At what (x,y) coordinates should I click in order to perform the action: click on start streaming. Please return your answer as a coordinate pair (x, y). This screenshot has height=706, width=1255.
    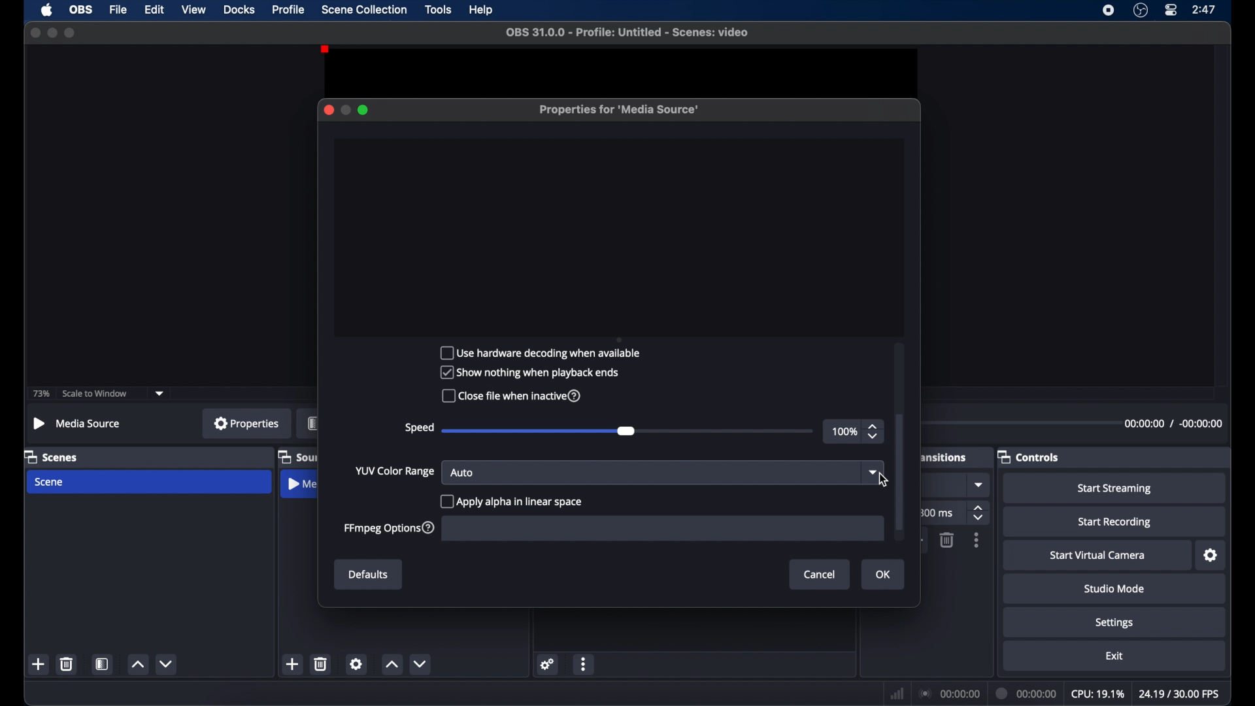
    Looking at the image, I should click on (1114, 488).